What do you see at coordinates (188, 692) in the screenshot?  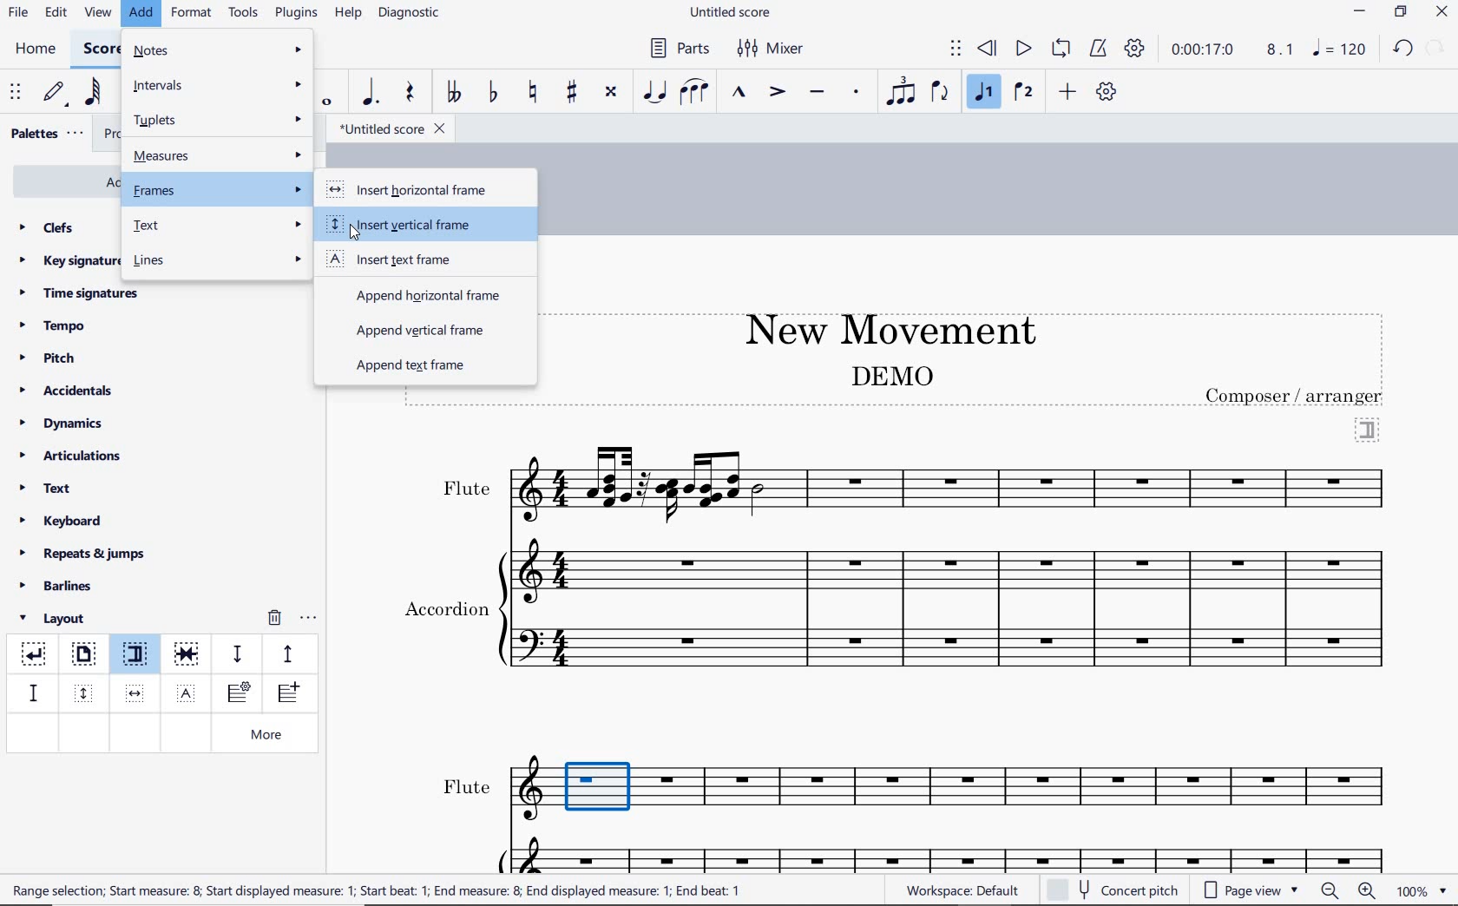 I see `insert text frame` at bounding box center [188, 692].